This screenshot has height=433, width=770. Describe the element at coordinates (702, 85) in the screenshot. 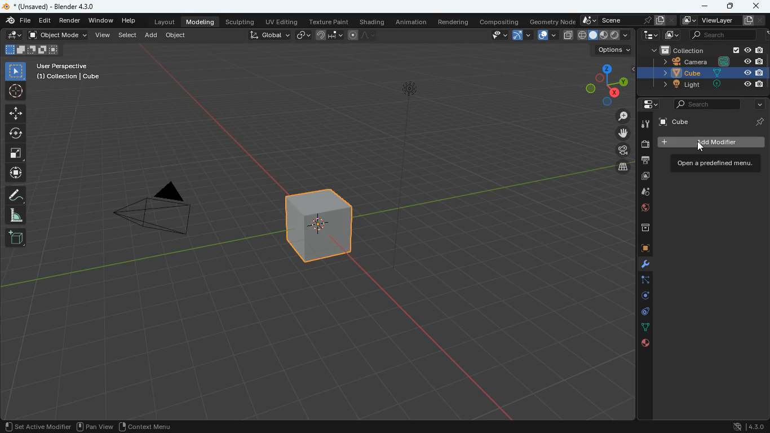

I see `light` at that location.